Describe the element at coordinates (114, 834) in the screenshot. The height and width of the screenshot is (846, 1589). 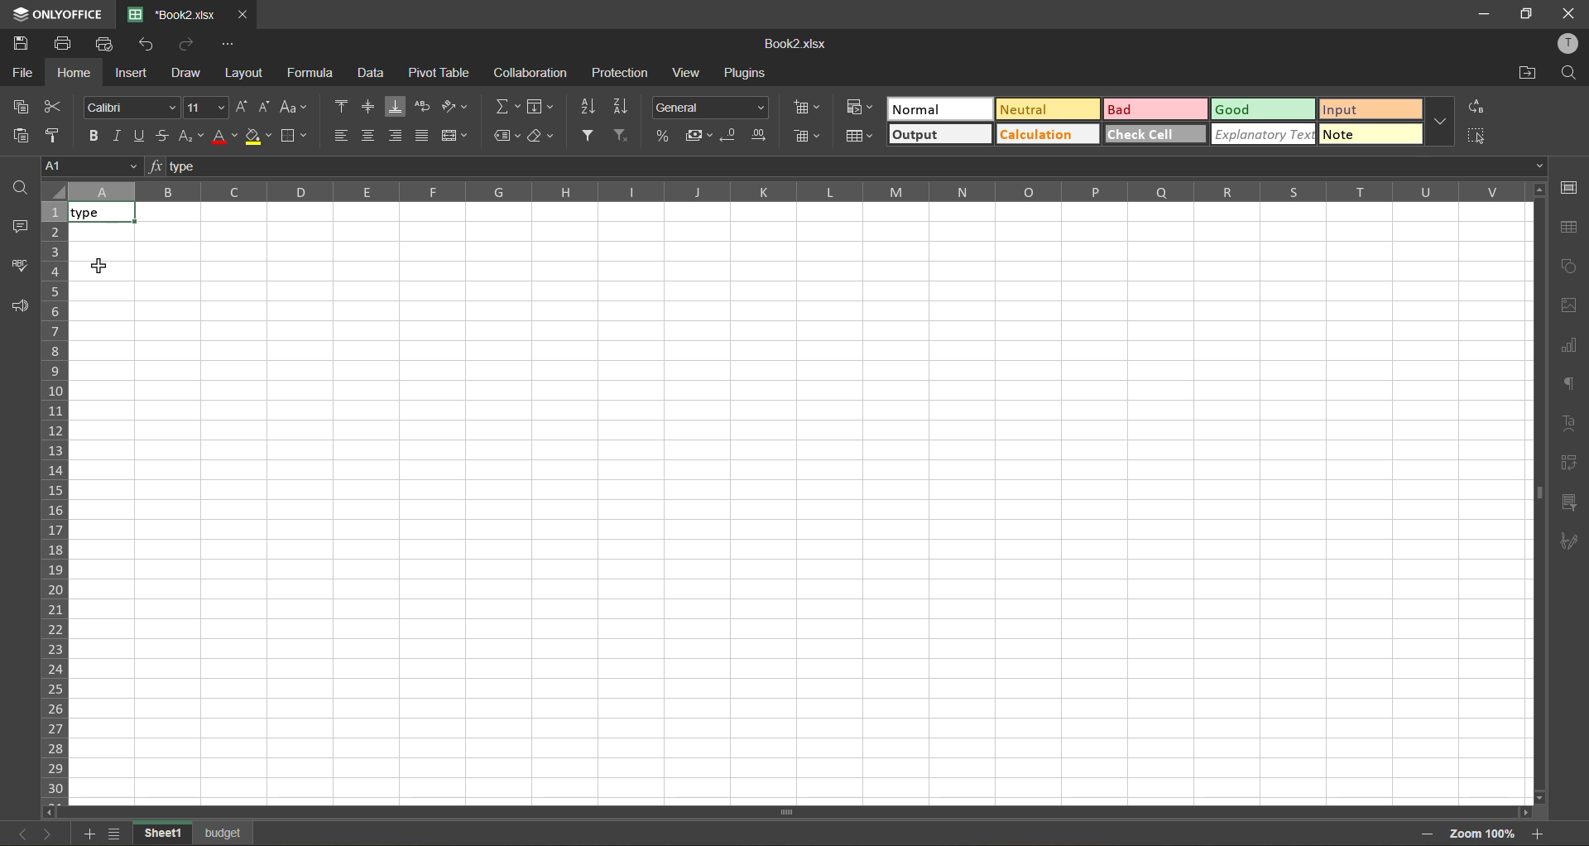
I see `sheet list` at that location.